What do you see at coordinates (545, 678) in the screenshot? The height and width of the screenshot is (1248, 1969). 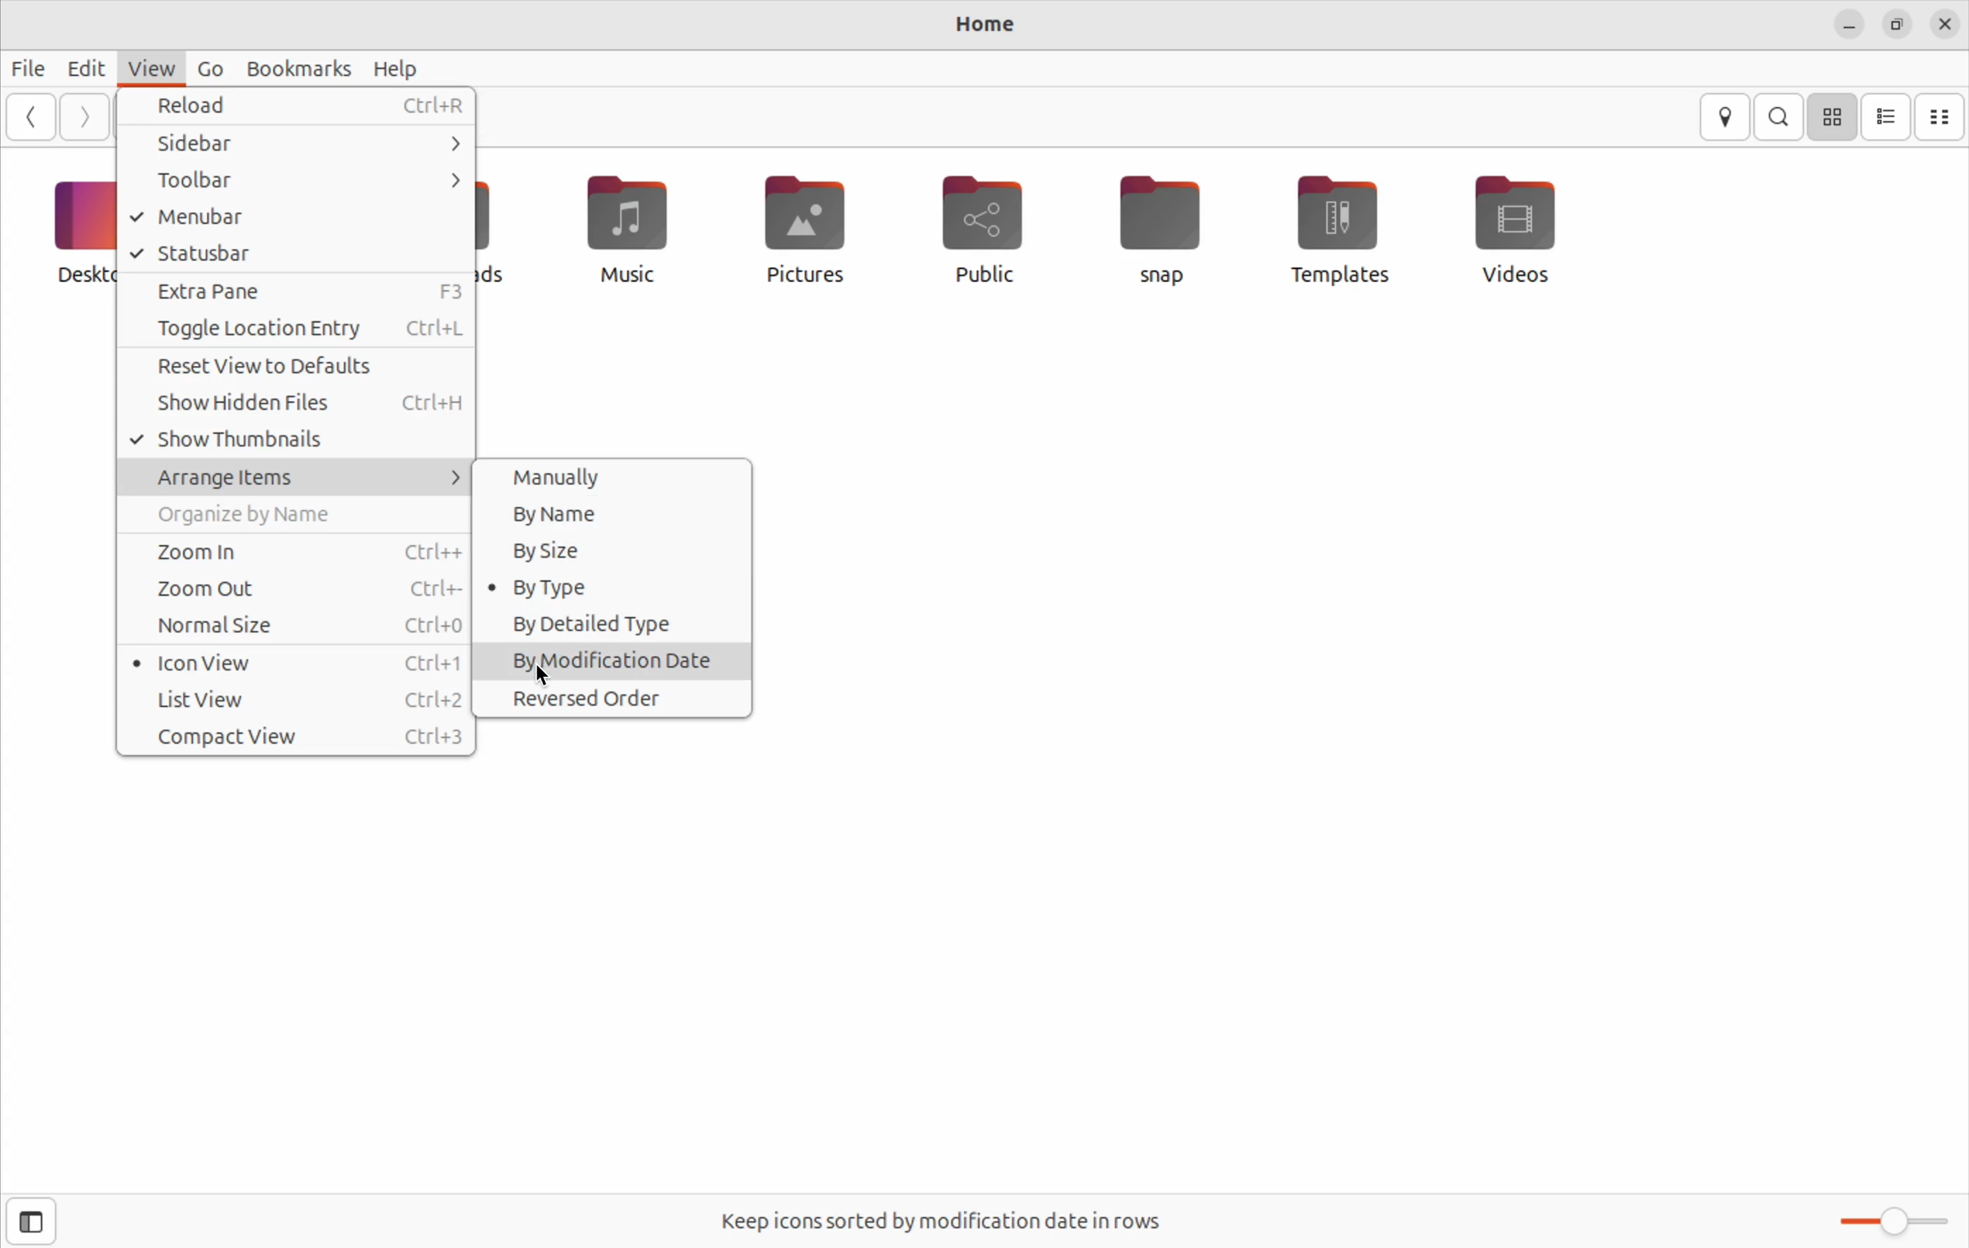 I see `Cursor` at bounding box center [545, 678].